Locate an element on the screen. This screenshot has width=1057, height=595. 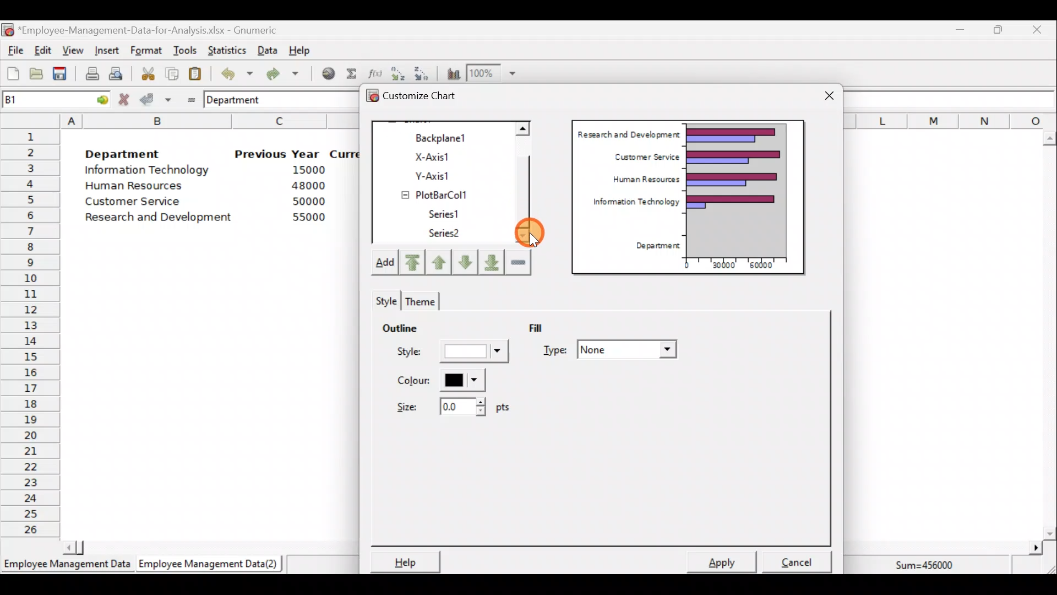
Edit a function in the current cell is located at coordinates (374, 73).